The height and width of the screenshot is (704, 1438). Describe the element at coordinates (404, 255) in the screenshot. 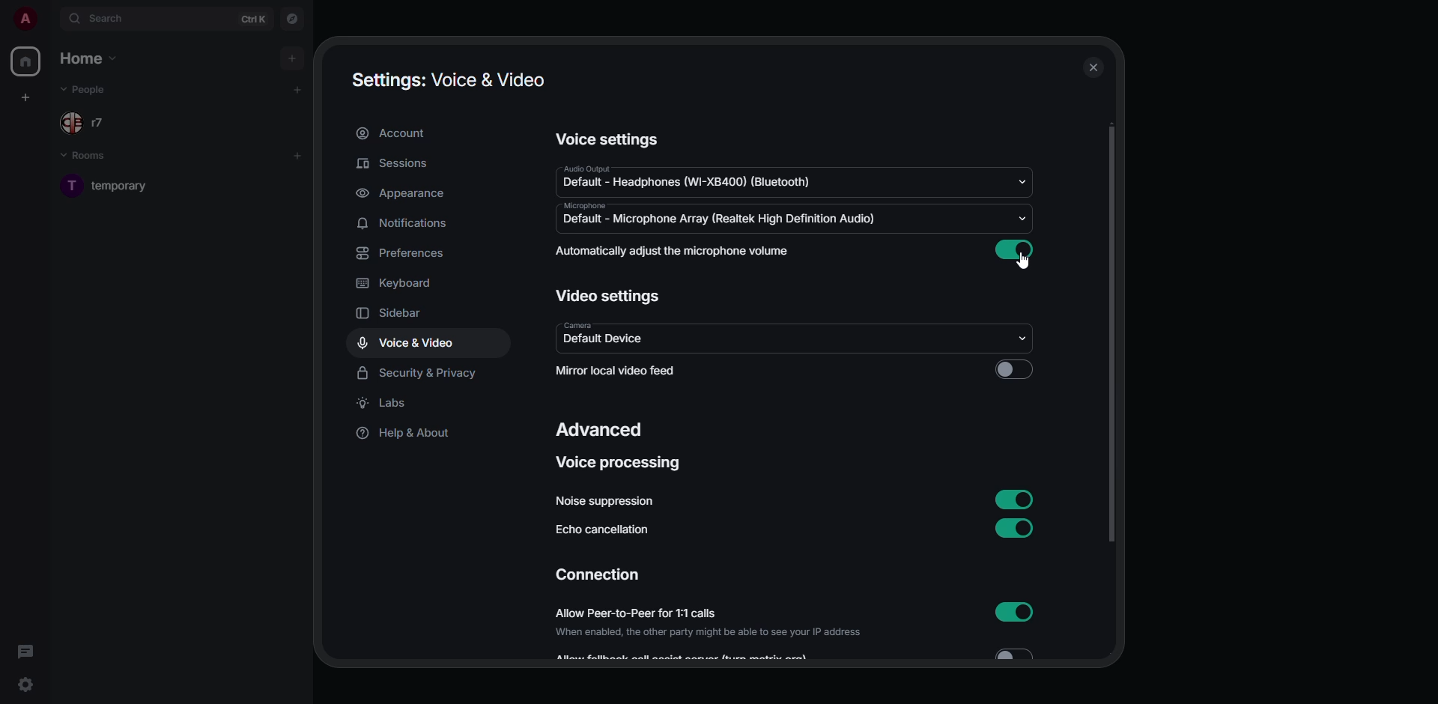

I see `preferences` at that location.